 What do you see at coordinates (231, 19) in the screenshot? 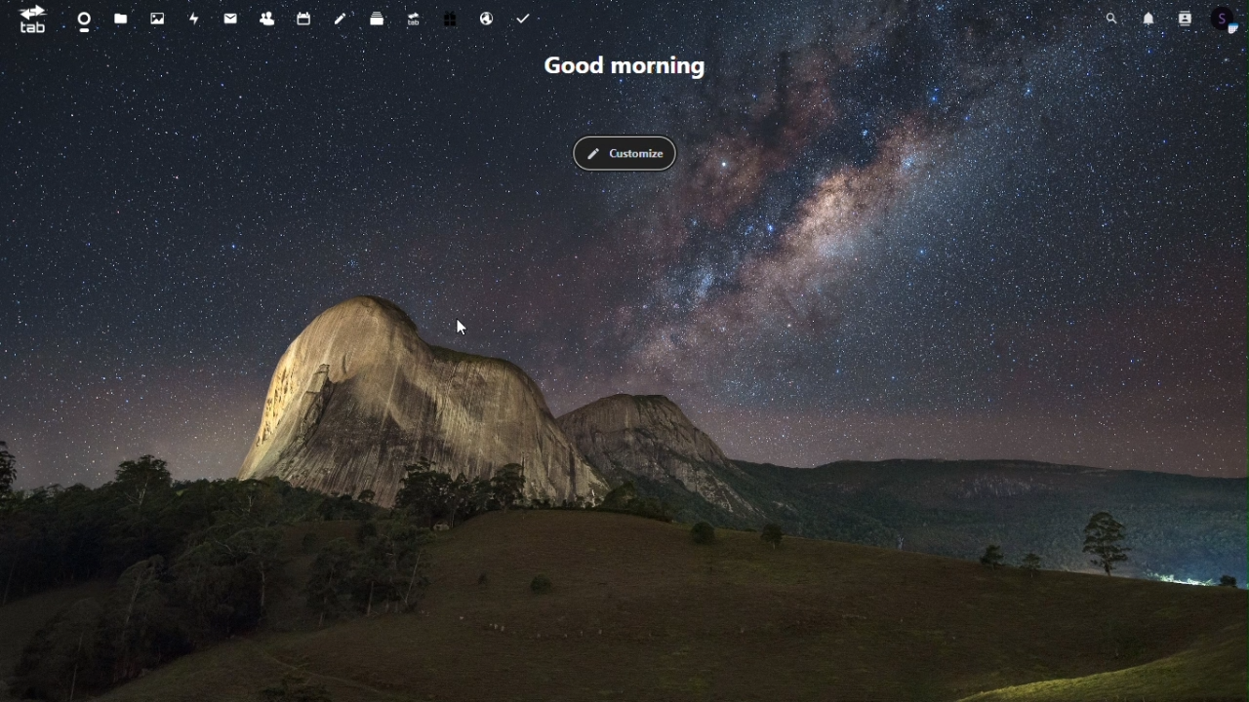
I see `mail` at bounding box center [231, 19].